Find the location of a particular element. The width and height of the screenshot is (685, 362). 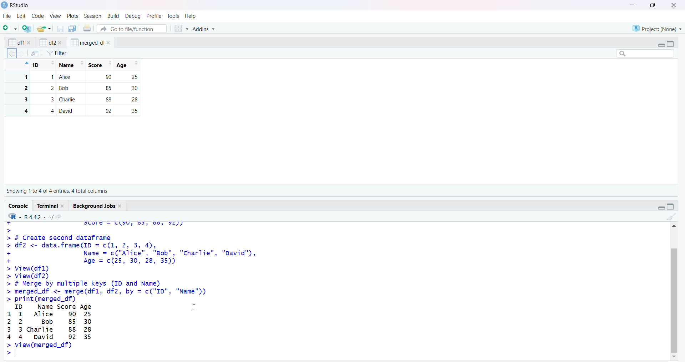

add file as is located at coordinates (11, 28).